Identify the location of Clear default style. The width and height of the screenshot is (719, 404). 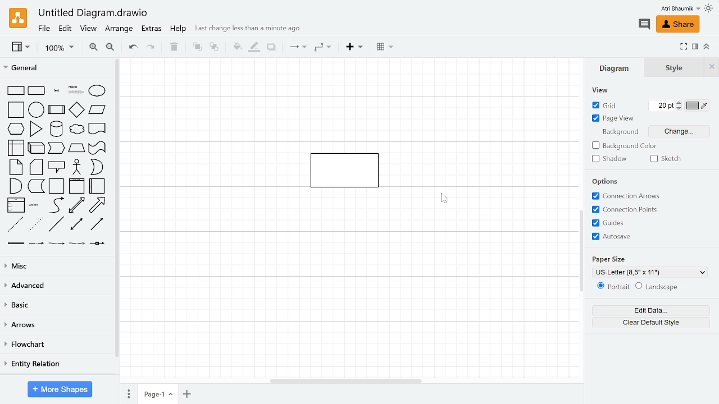
(651, 322).